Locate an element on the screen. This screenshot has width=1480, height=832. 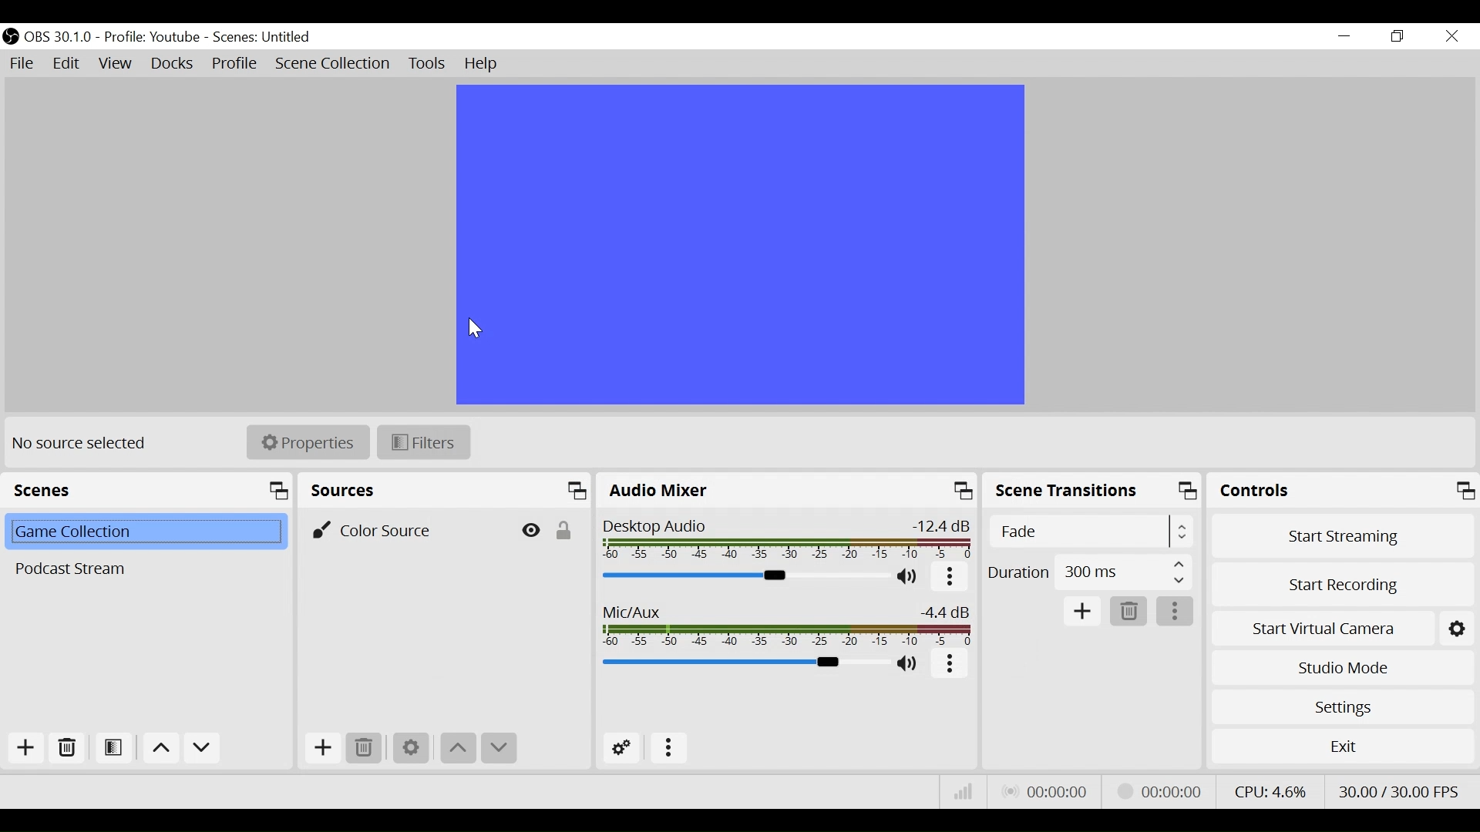
settings is located at coordinates (1459, 627).